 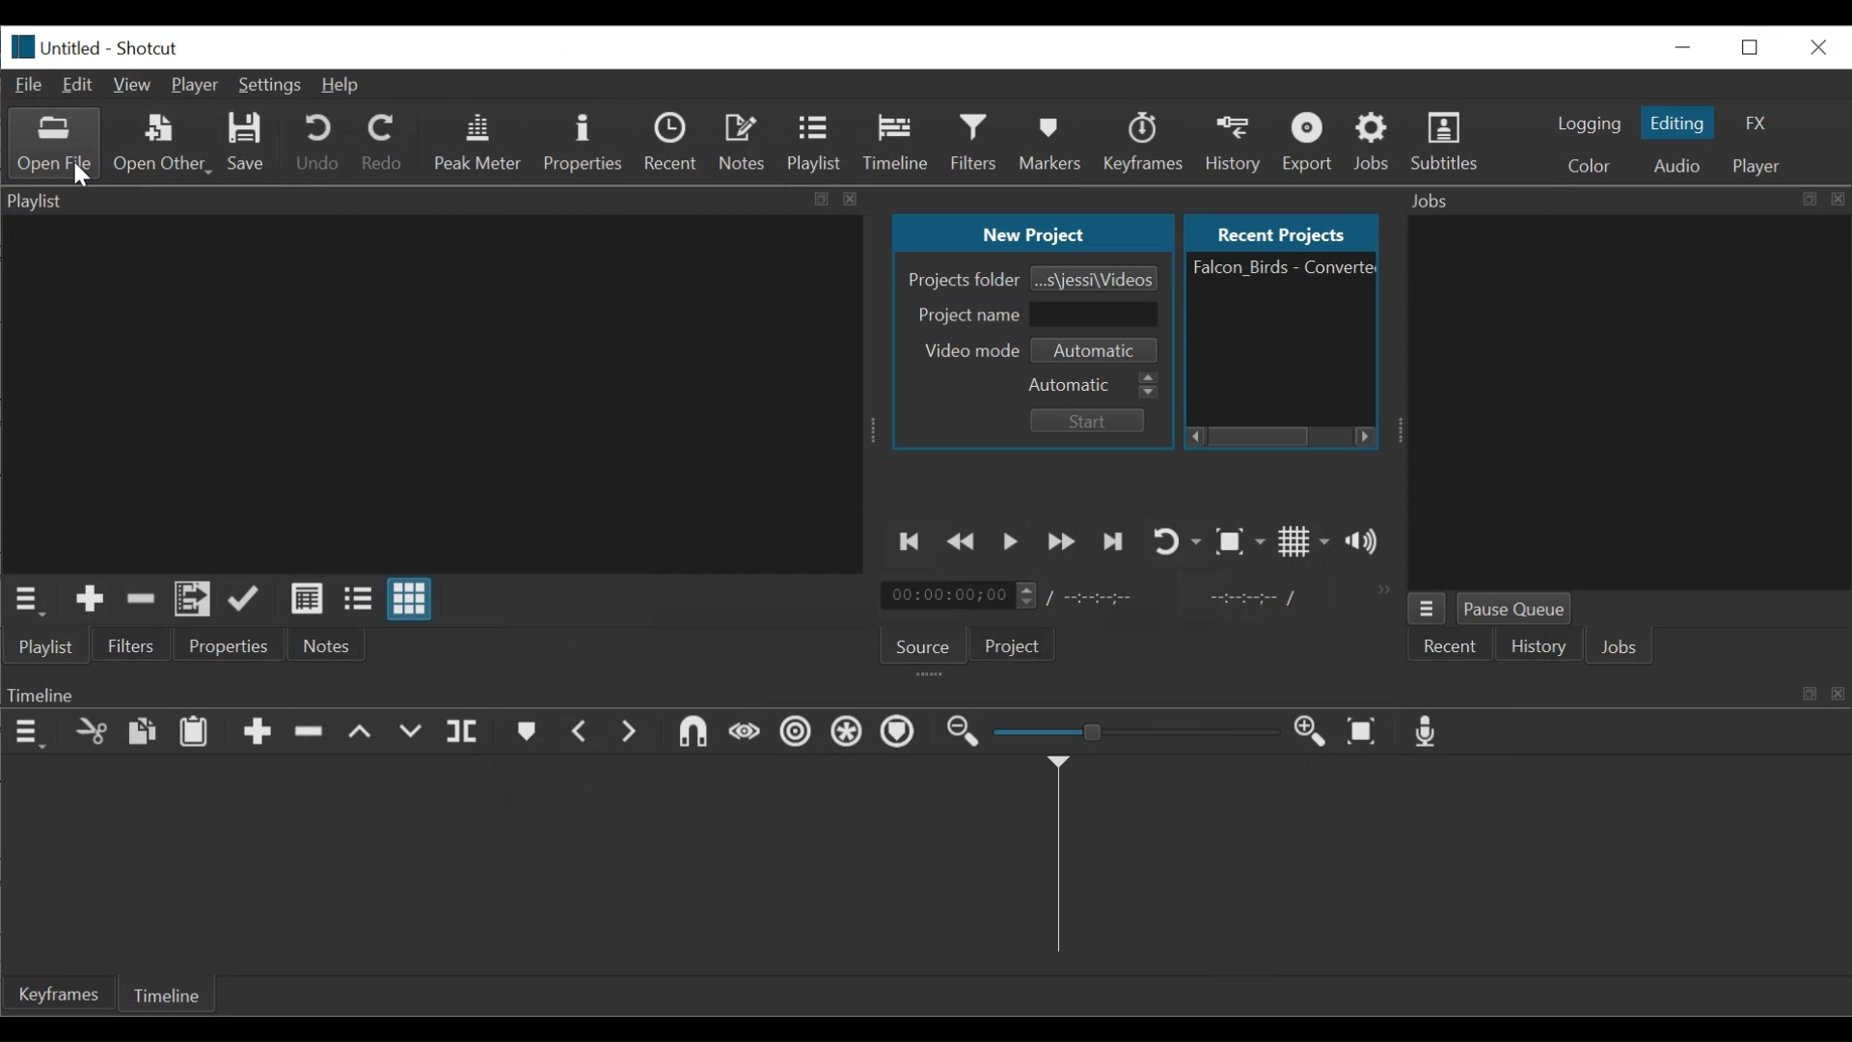 What do you see at coordinates (233, 644) in the screenshot?
I see `Properties` at bounding box center [233, 644].